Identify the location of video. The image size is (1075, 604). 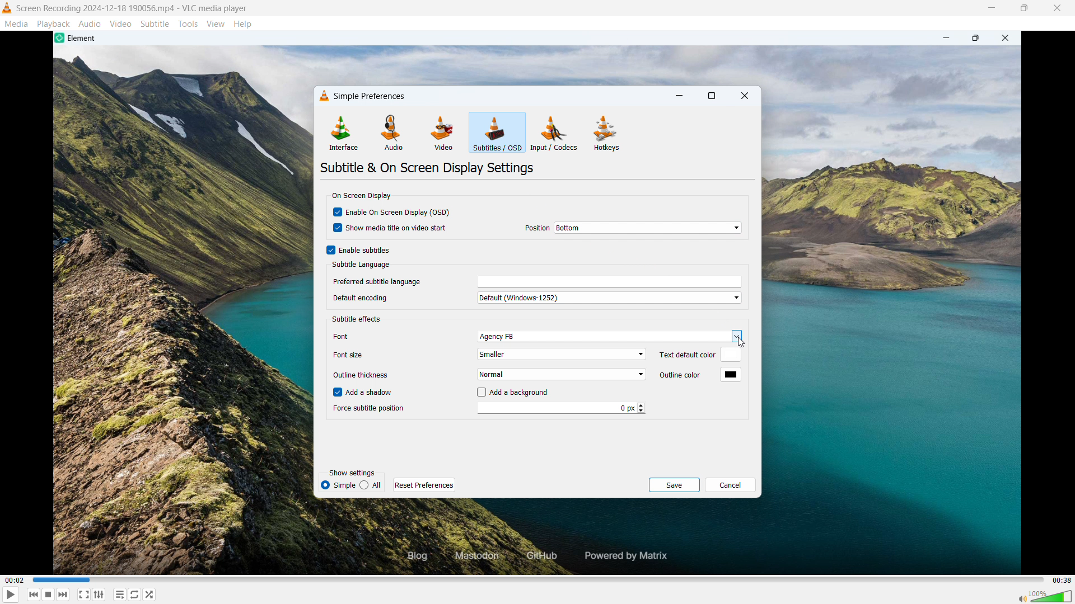
(442, 134).